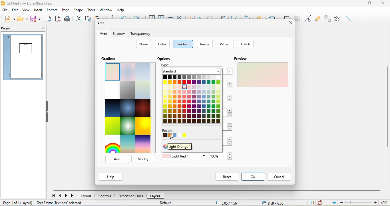  I want to click on submarine, so click(143, 90).